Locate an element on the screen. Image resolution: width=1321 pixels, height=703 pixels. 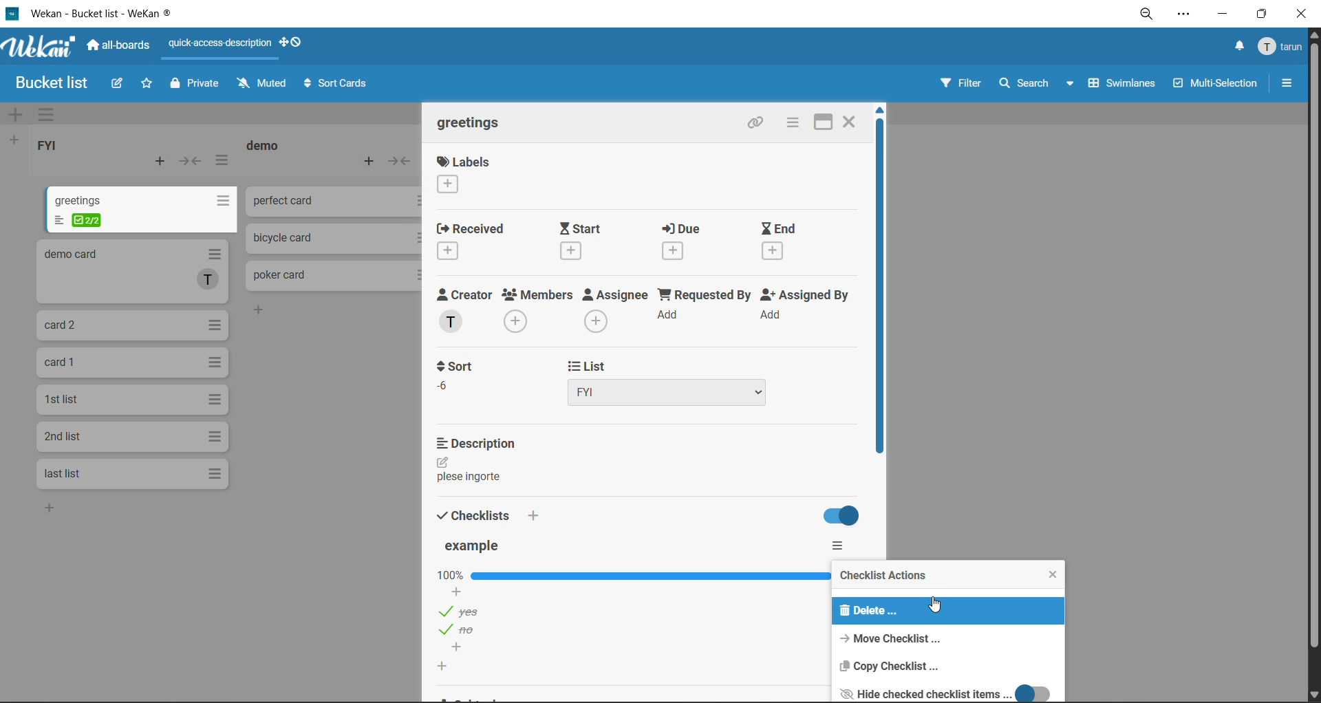
private is located at coordinates (195, 85).